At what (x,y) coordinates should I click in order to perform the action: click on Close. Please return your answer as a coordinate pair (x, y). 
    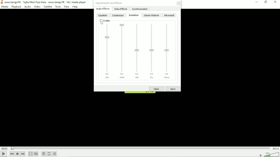
    Looking at the image, I should click on (275, 2).